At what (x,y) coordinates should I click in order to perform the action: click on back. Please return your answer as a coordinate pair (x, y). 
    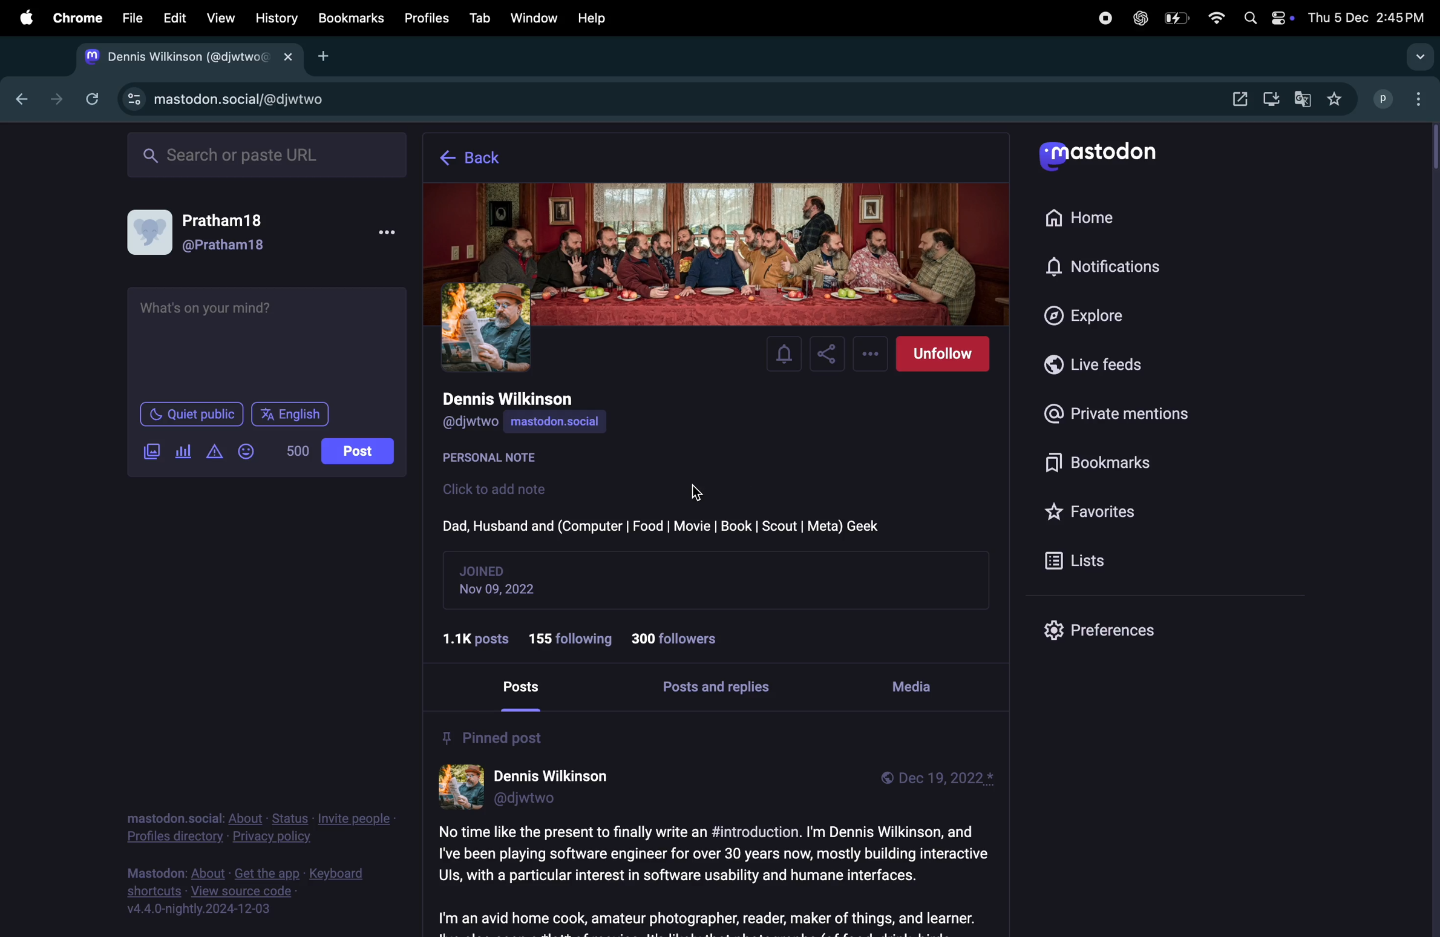
    Looking at the image, I should click on (25, 101).